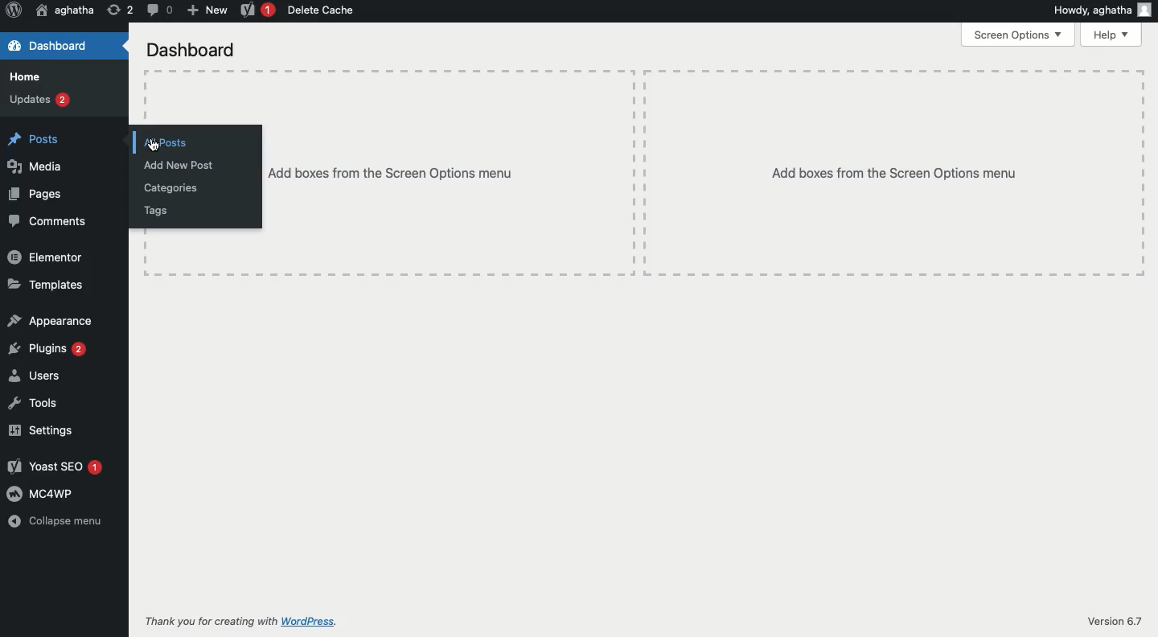  Describe the element at coordinates (37, 193) in the screenshot. I see `Pages` at that location.